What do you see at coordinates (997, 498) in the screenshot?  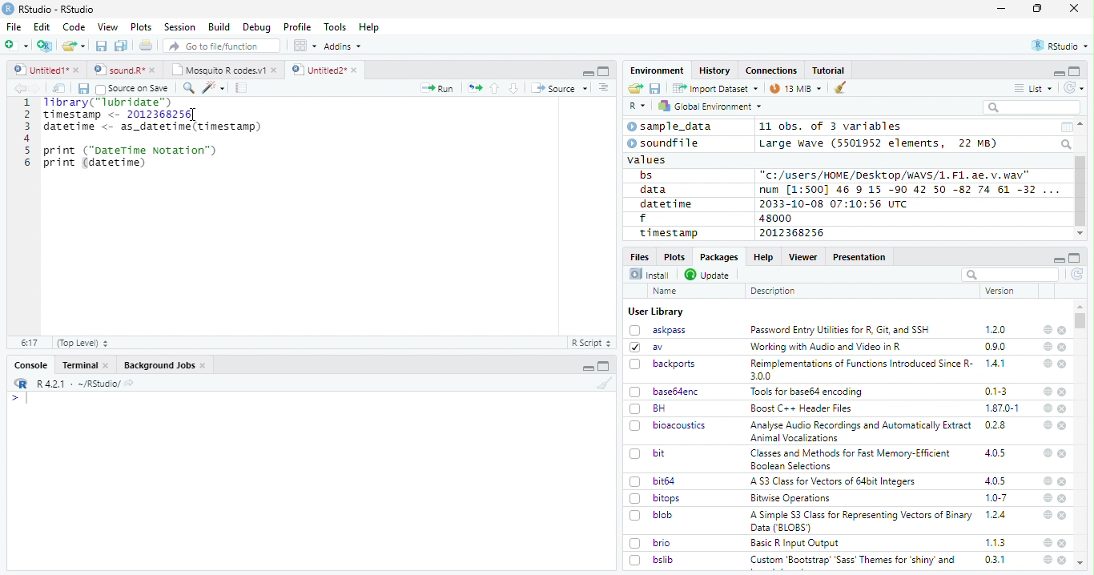 I see `1.0-7` at bounding box center [997, 498].